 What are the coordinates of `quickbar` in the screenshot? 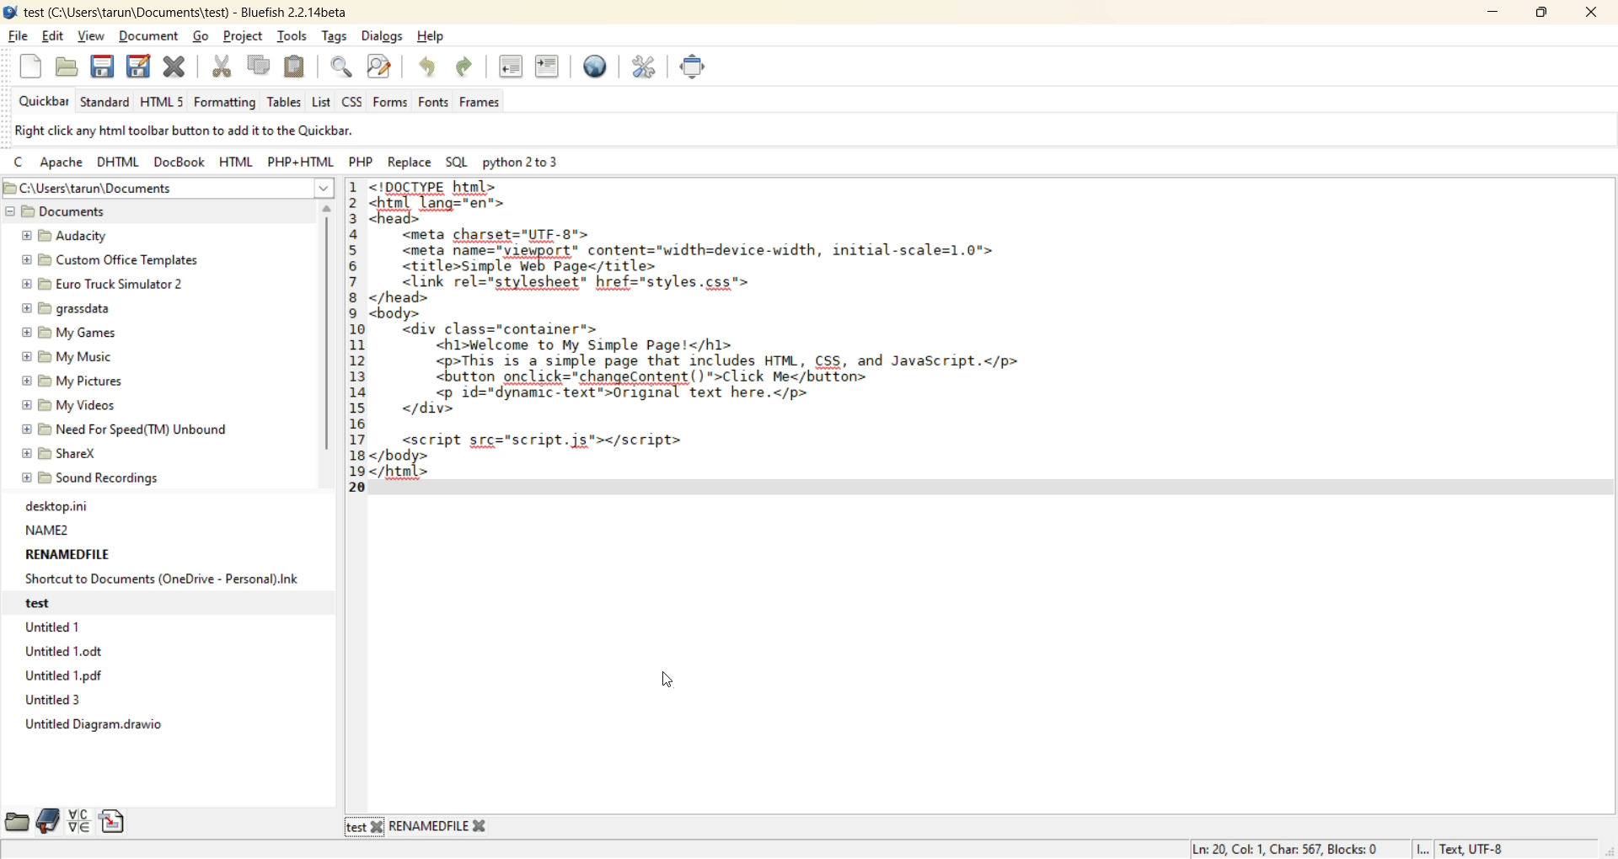 It's located at (40, 102).